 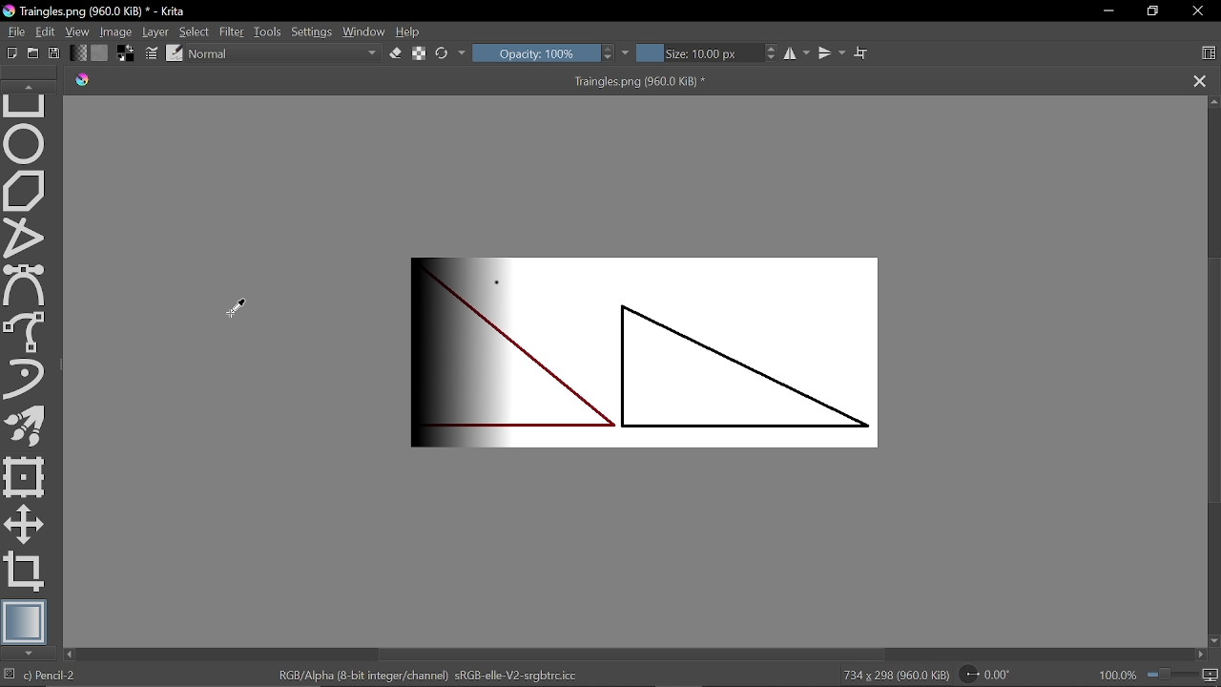 I want to click on Move tool, so click(x=24, y=524).